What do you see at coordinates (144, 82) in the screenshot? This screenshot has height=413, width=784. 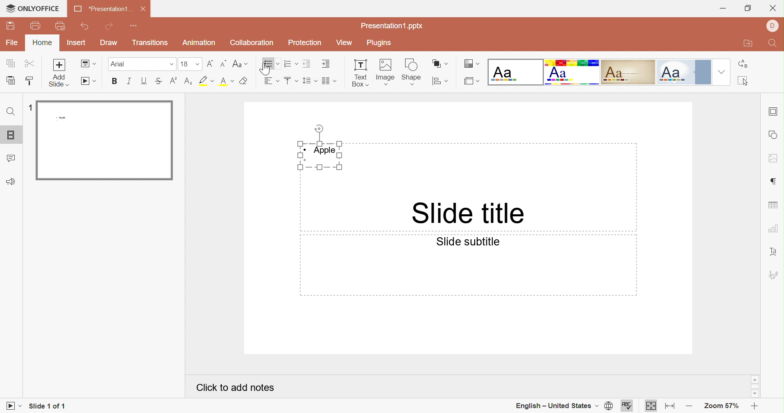 I see `Underline` at bounding box center [144, 82].